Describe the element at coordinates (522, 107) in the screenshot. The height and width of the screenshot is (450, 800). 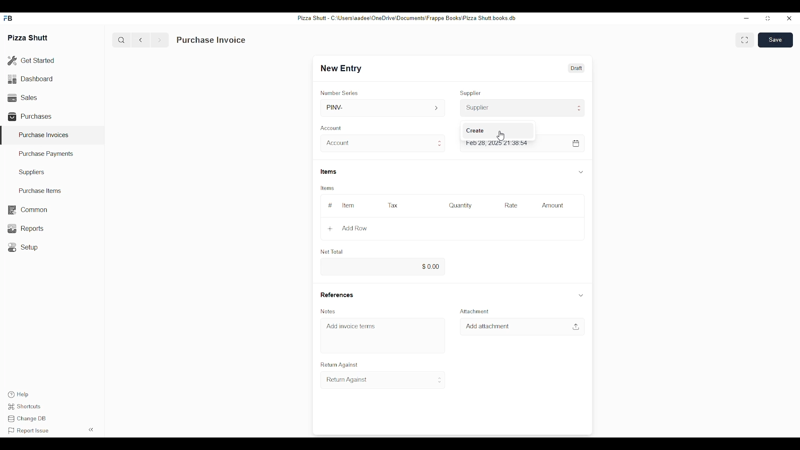
I see `Supplier` at that location.